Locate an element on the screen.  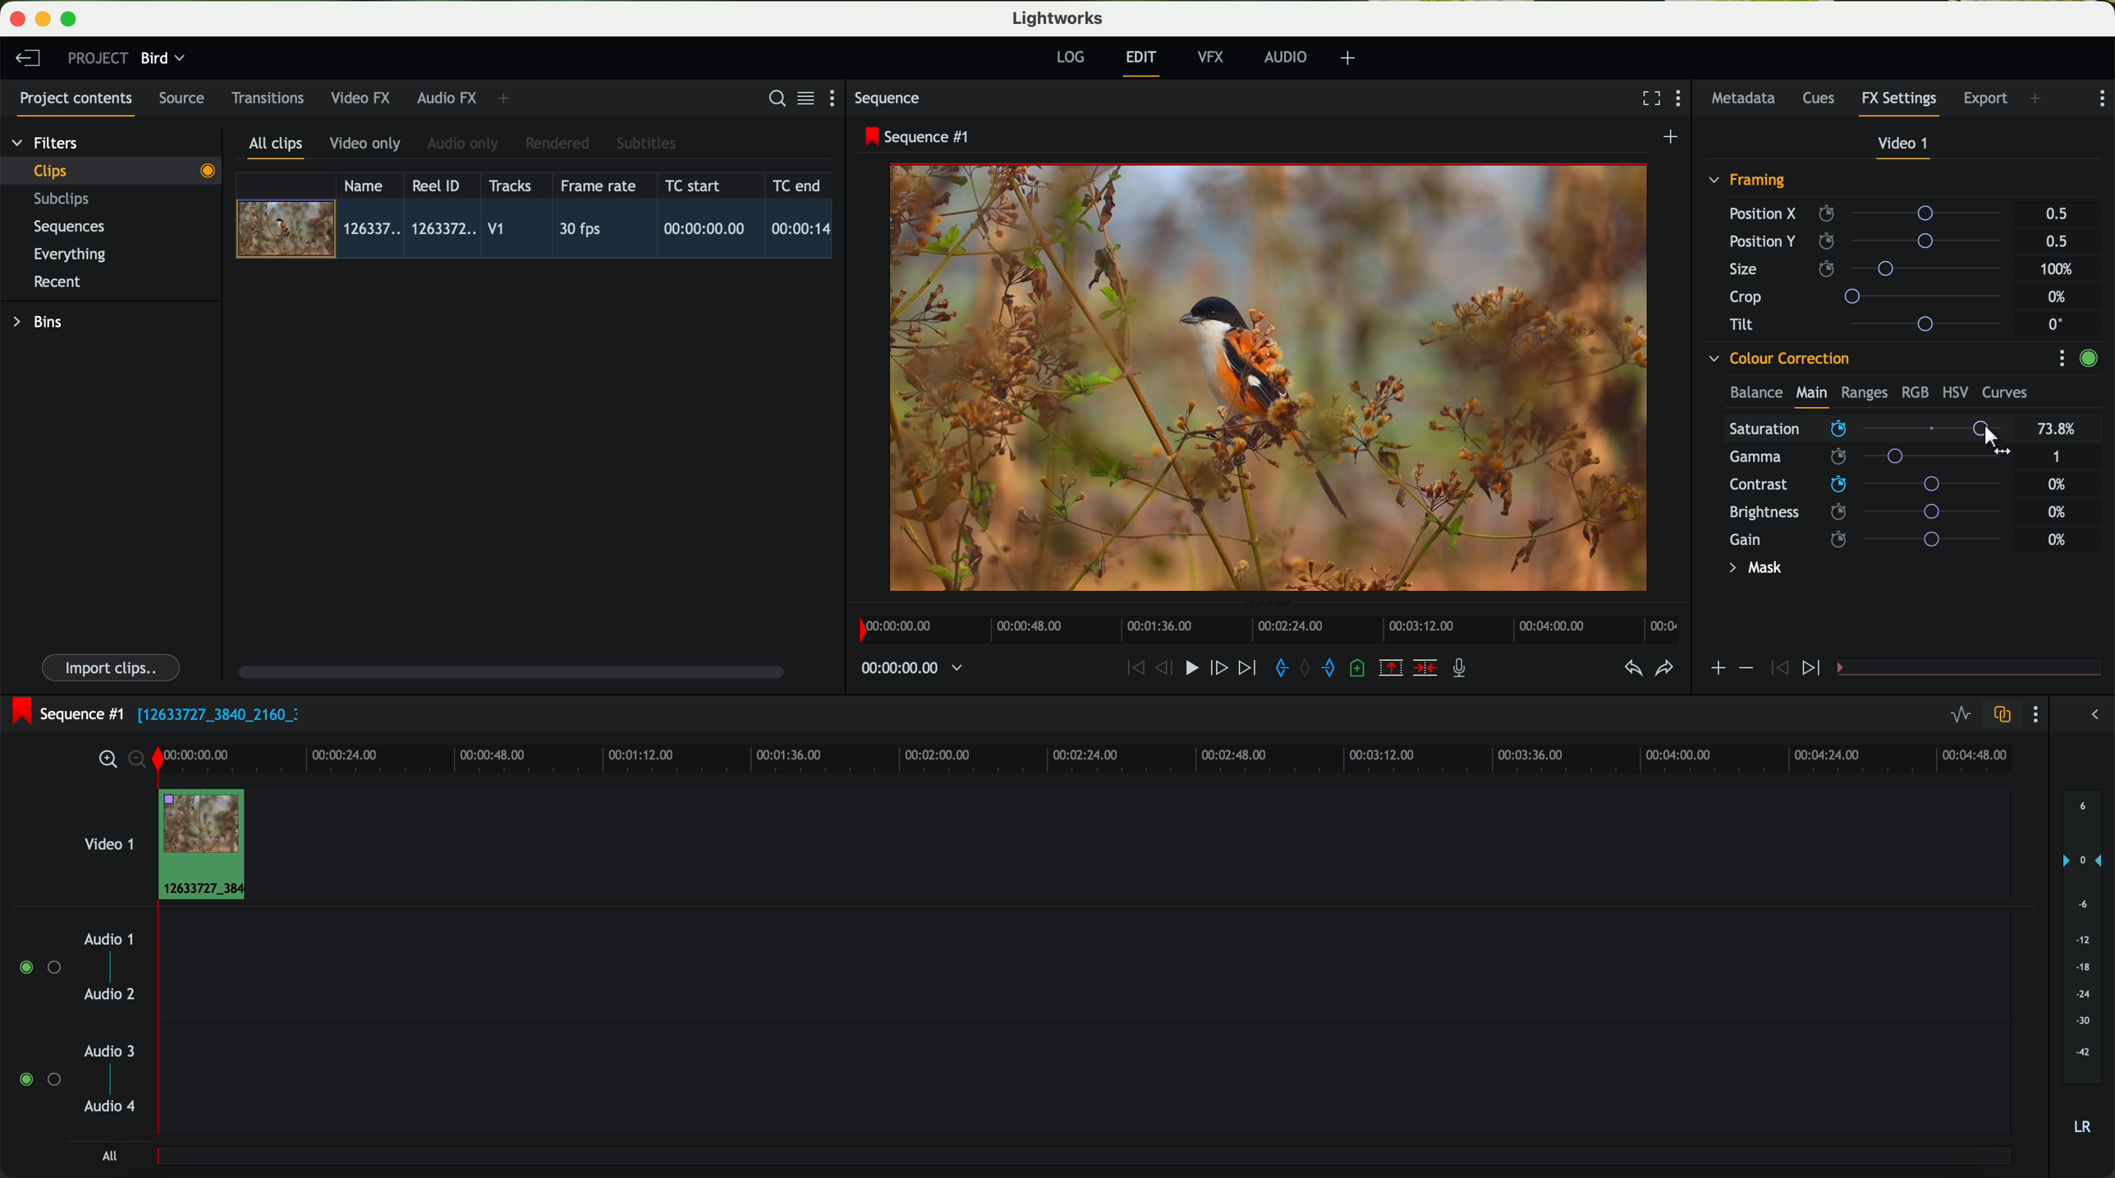
all clips is located at coordinates (277, 149).